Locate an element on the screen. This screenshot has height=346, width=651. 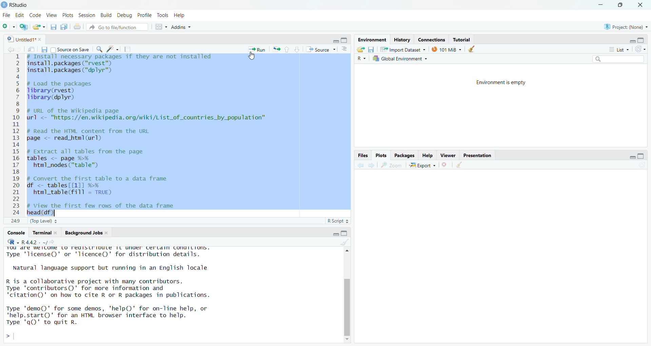
R Script is located at coordinates (338, 221).